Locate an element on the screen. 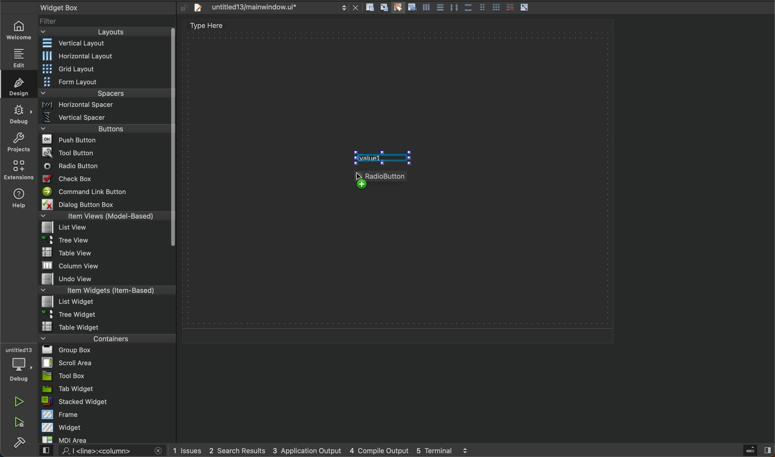 This screenshot has width=775, height=457. run and debug is located at coordinates (20, 423).